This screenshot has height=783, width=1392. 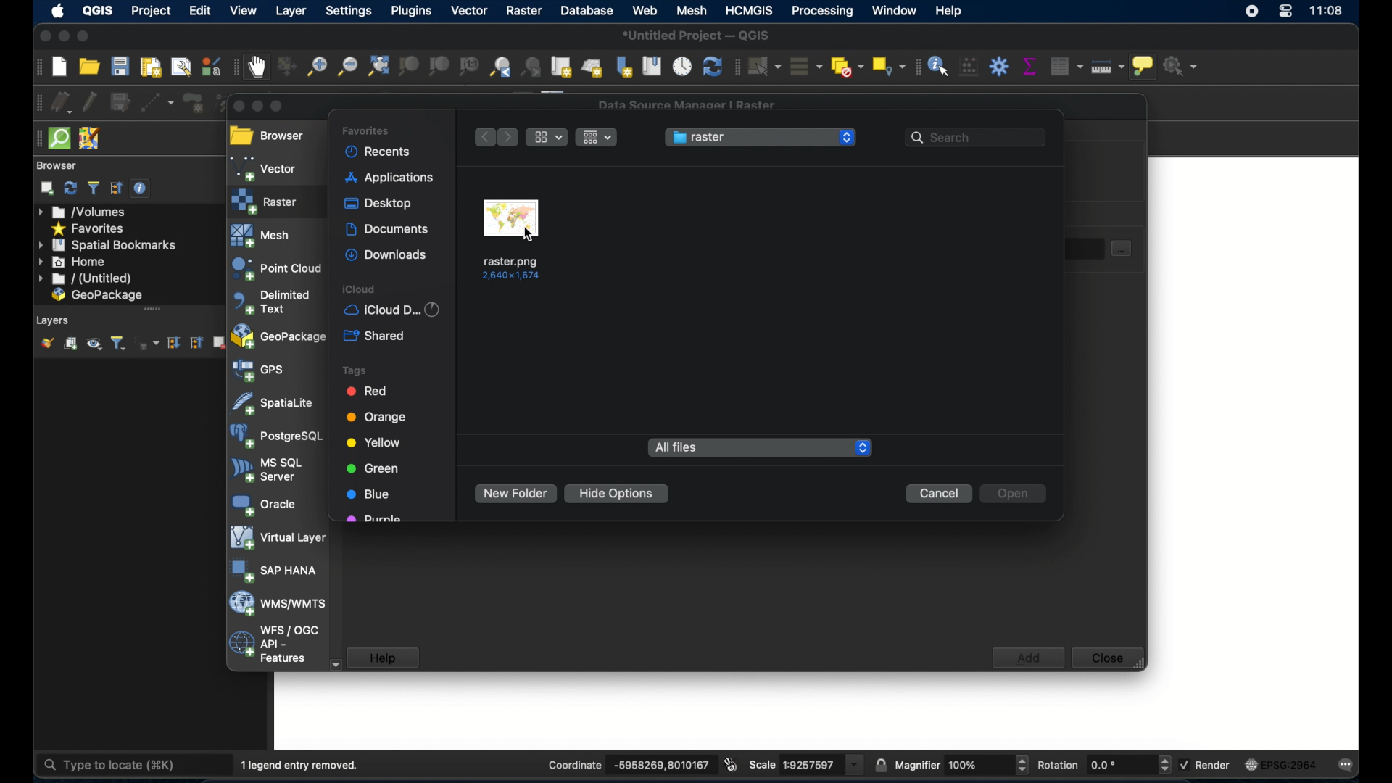 What do you see at coordinates (59, 138) in the screenshot?
I see `quicksom` at bounding box center [59, 138].